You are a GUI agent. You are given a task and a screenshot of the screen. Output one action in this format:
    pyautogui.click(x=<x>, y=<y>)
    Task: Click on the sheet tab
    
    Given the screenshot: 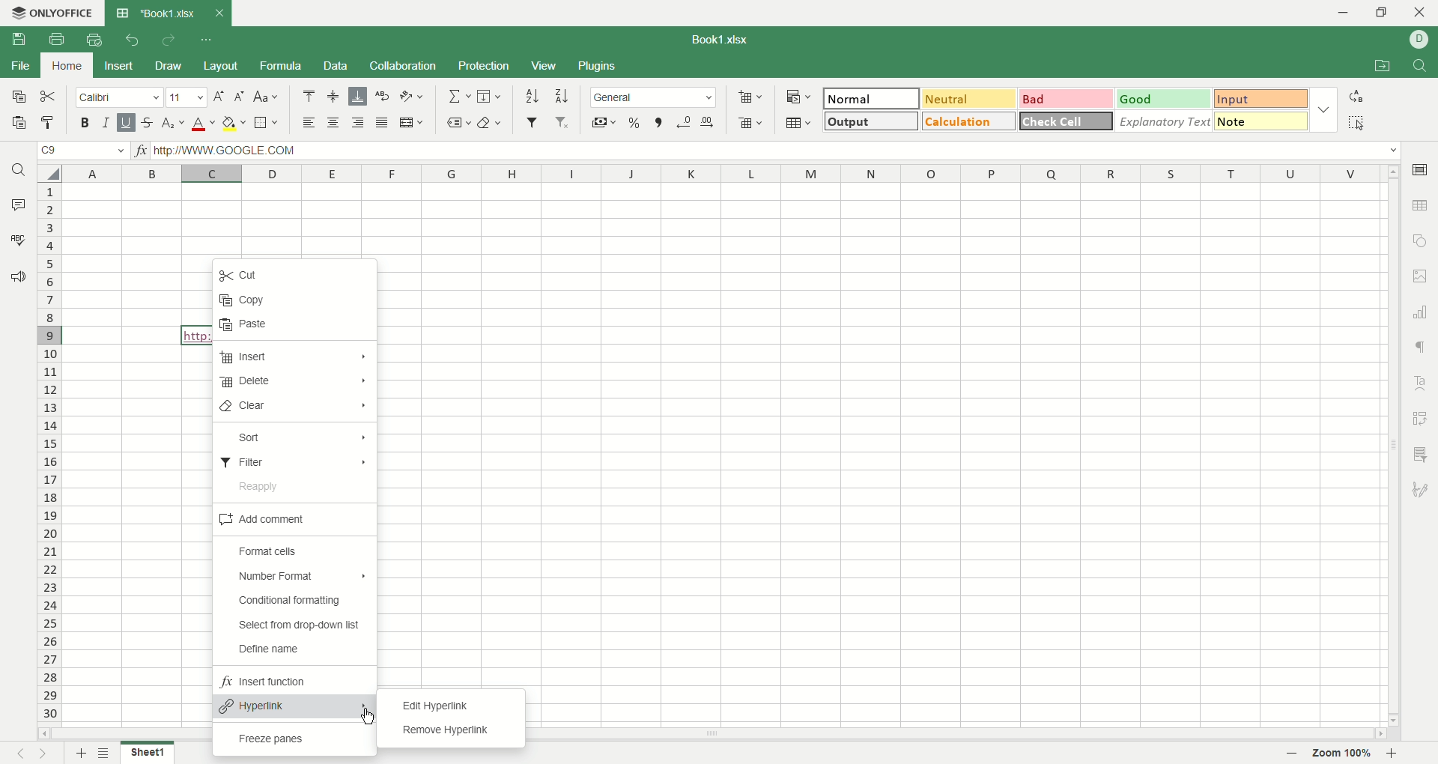 What is the action you would take?
    pyautogui.click(x=154, y=13)
    